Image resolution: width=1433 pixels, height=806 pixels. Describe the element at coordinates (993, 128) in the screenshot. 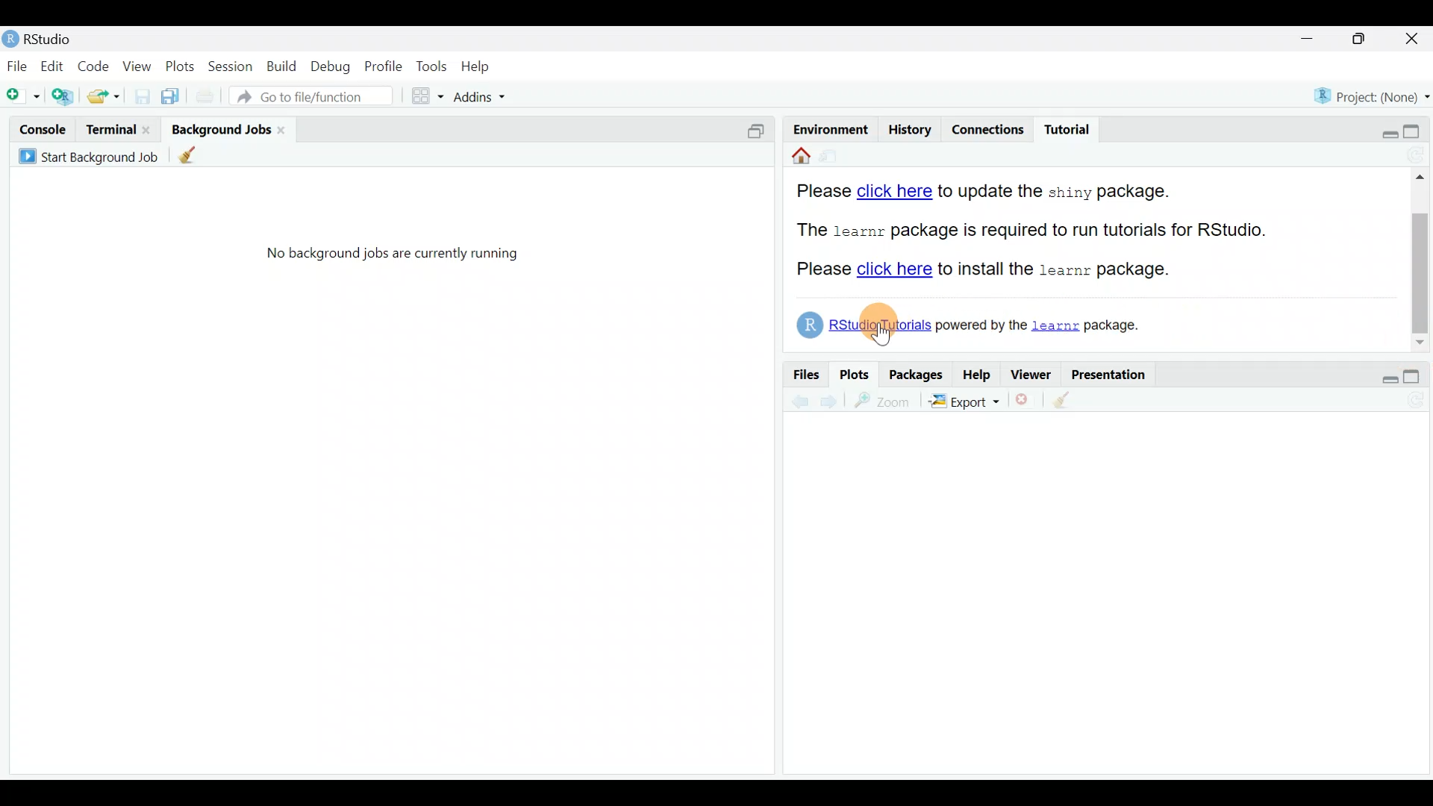

I see `Connections` at that location.